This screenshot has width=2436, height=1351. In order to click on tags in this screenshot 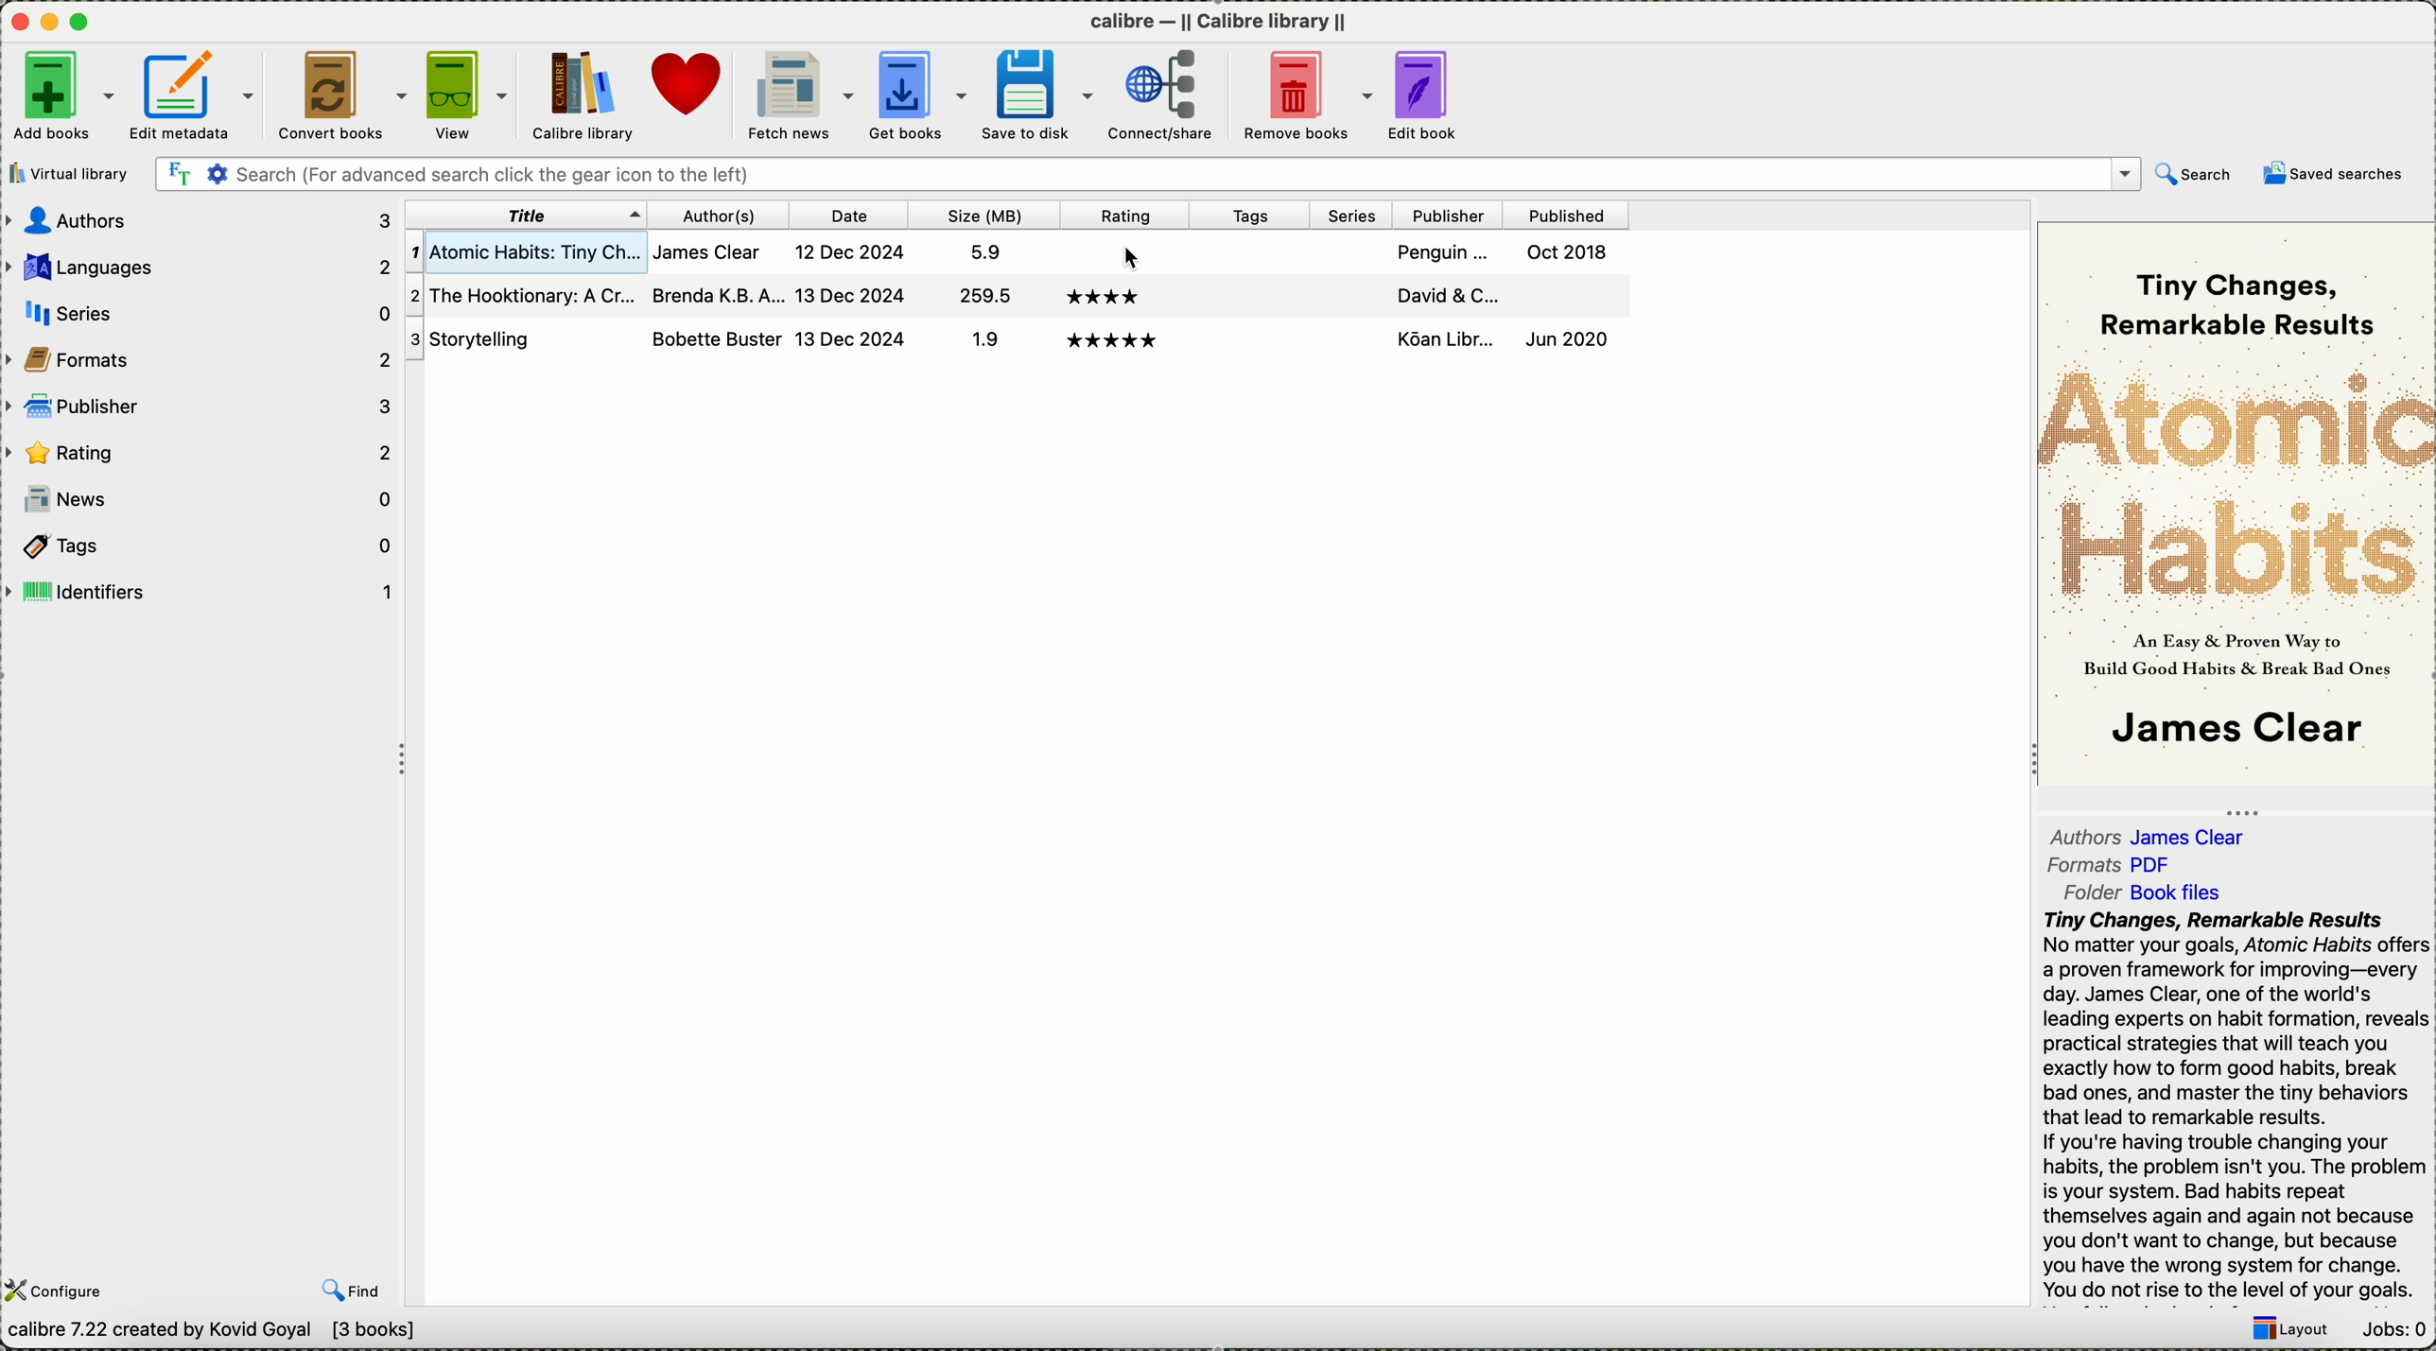, I will do `click(1248, 214)`.